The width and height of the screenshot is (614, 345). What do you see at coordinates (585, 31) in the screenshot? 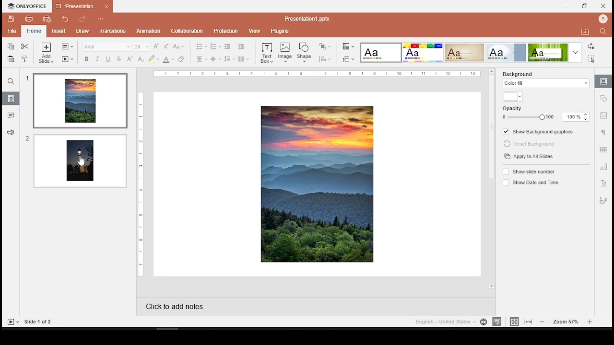
I see `move` at bounding box center [585, 31].